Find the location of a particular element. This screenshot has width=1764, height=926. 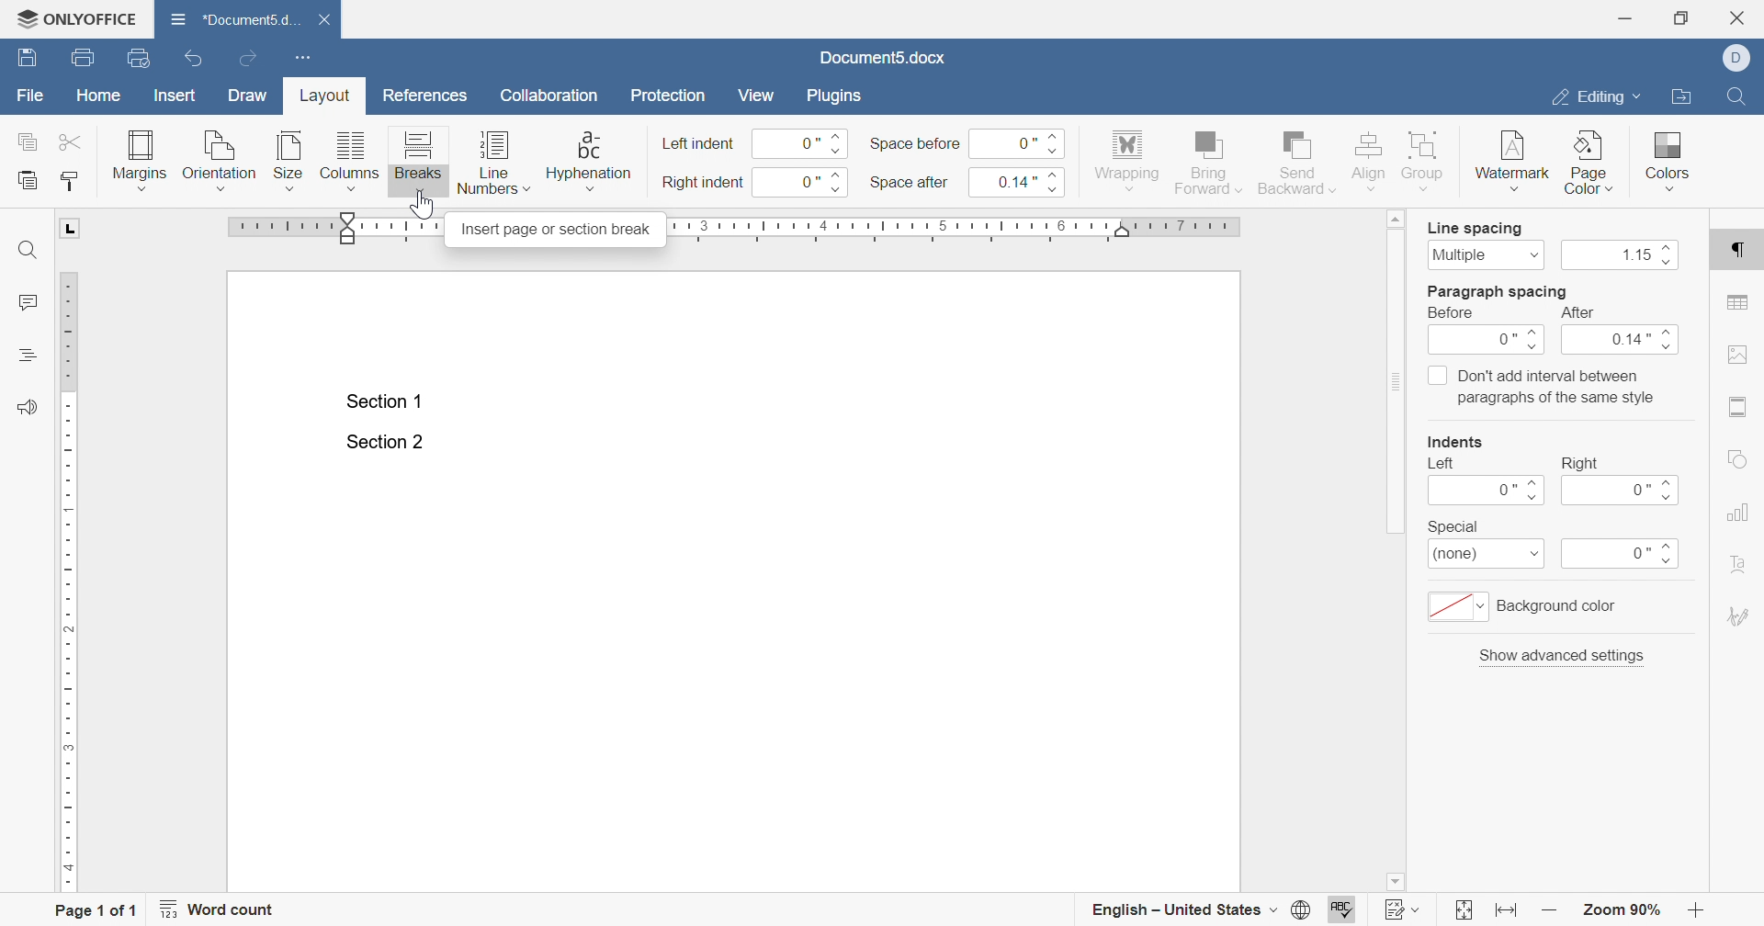

feedback & support is located at coordinates (28, 407).